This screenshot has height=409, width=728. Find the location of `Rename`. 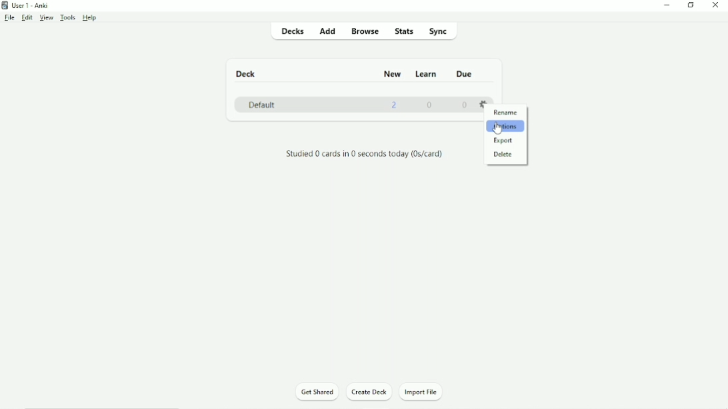

Rename is located at coordinates (508, 113).